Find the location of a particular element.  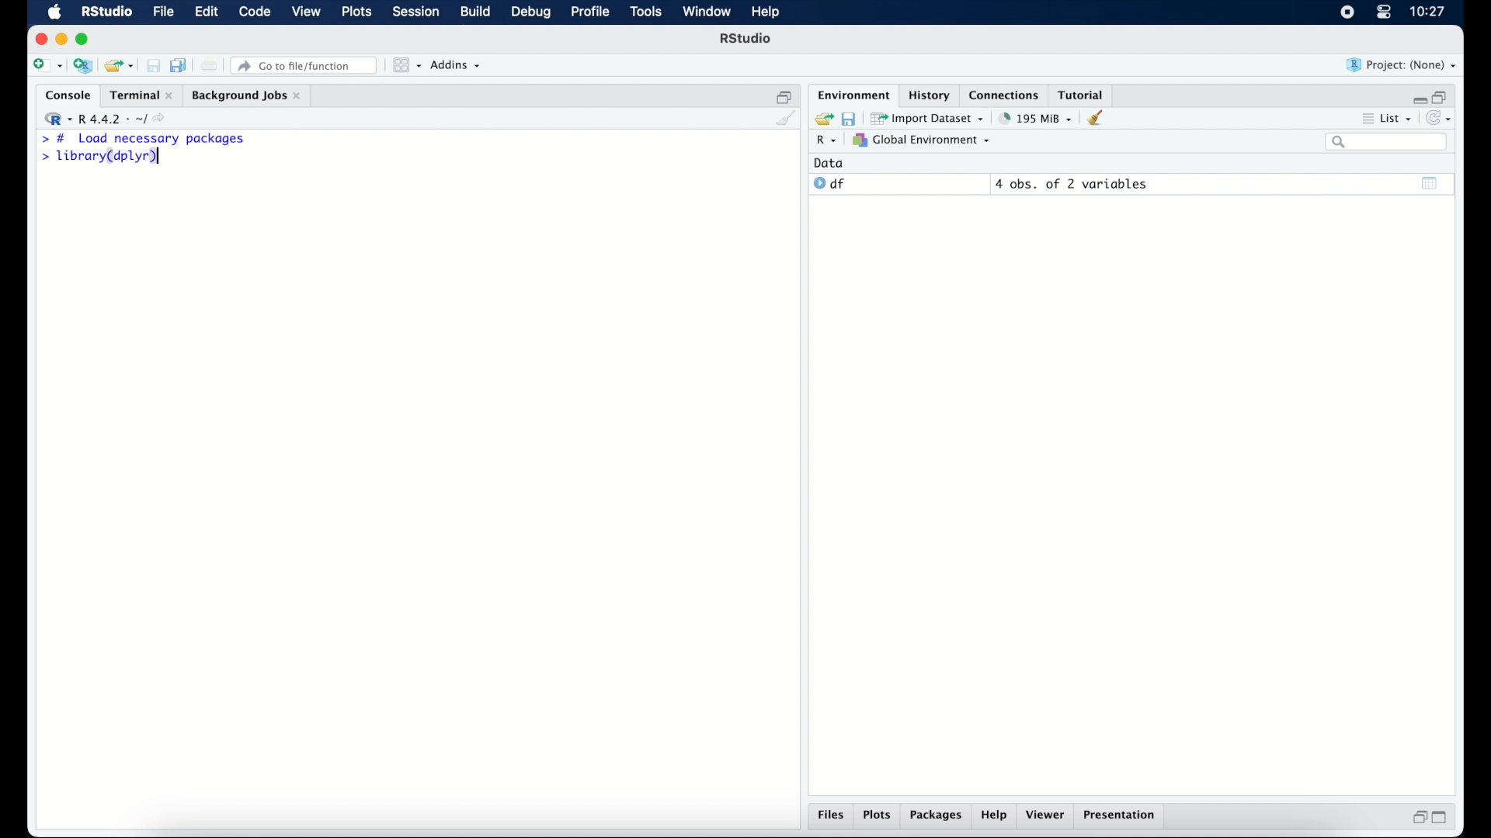

Terminal is located at coordinates (137, 95).